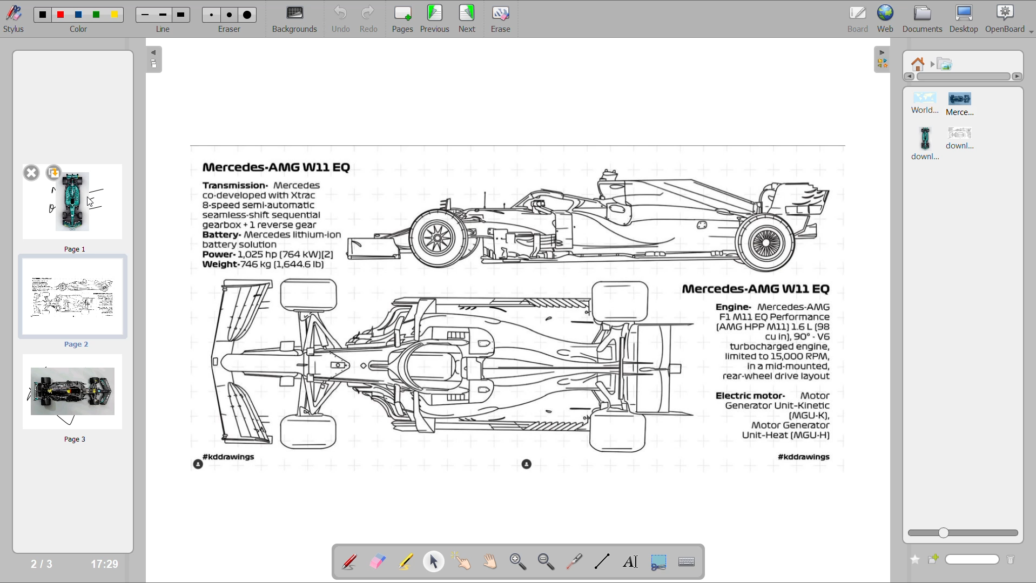  I want to click on add to favourites, so click(913, 558).